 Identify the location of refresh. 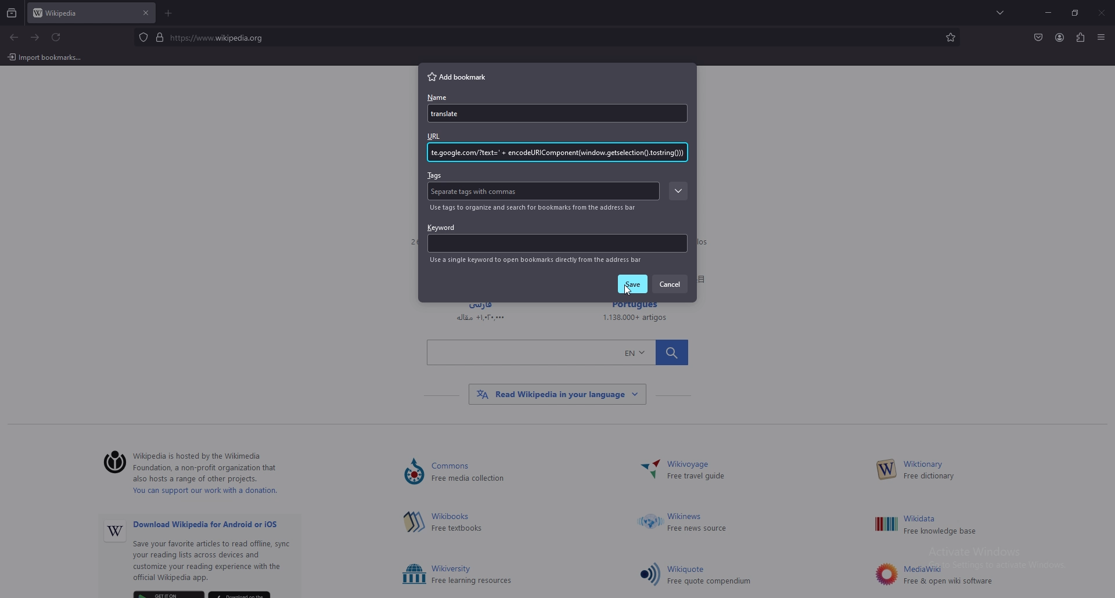
(56, 38).